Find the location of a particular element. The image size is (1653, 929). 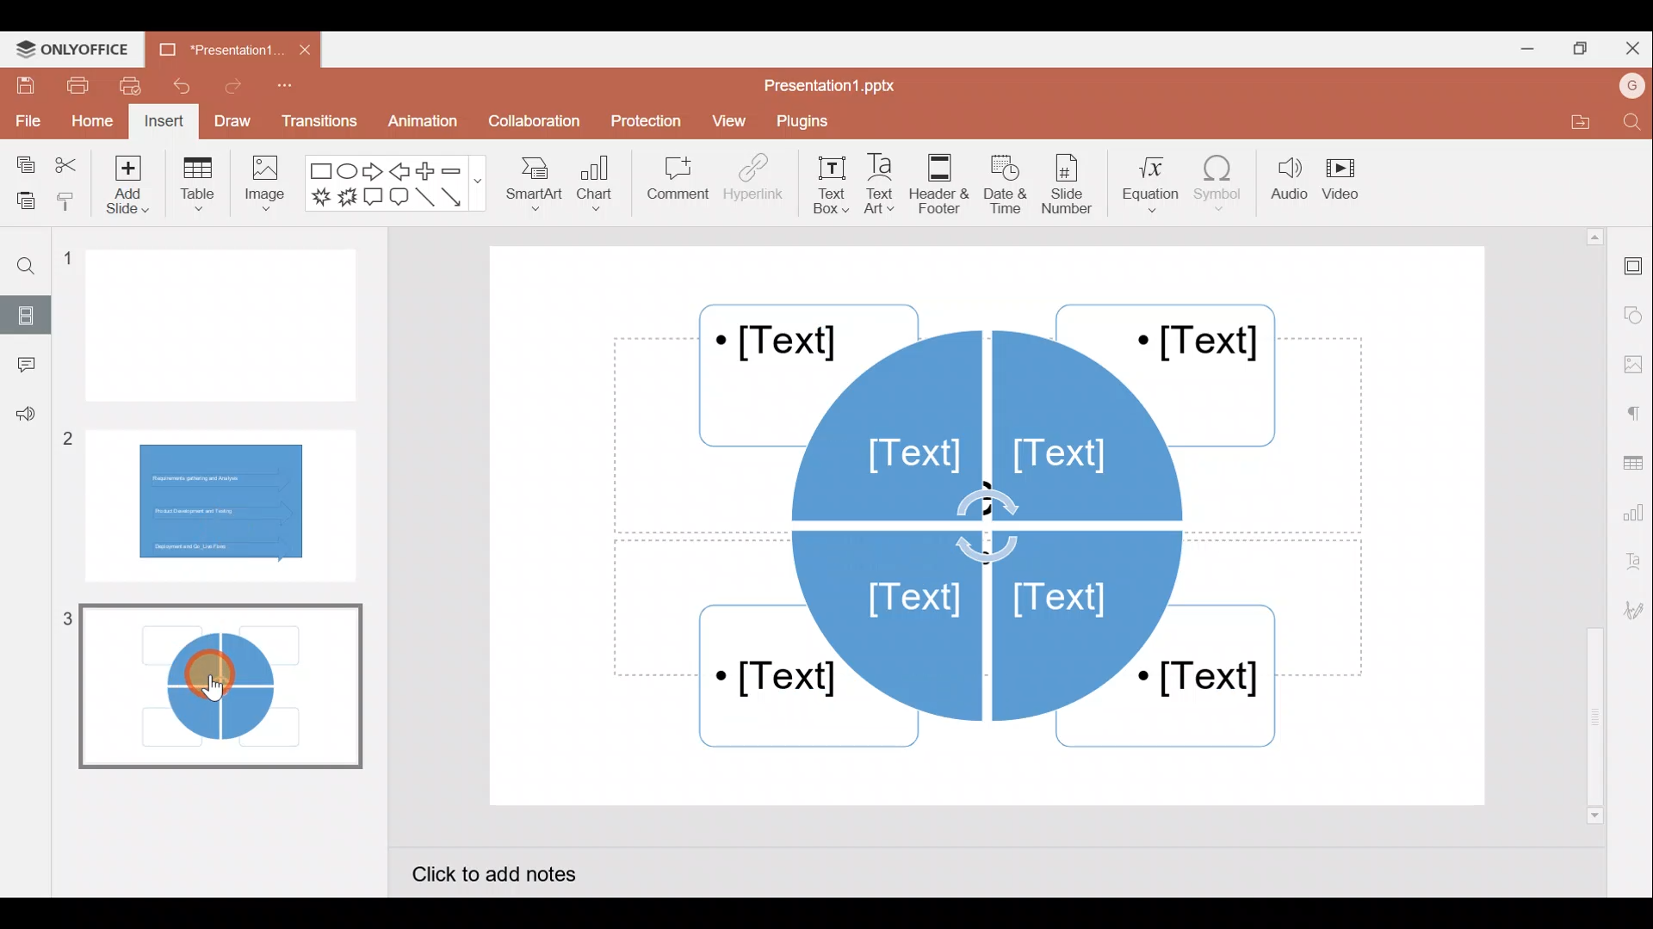

Chart is located at coordinates (599, 188).